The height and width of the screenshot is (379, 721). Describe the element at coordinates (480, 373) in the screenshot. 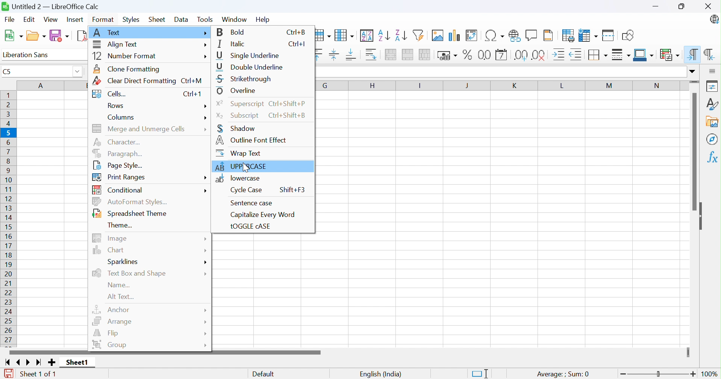

I see `Standard selection. Click to change selection mode.` at that location.